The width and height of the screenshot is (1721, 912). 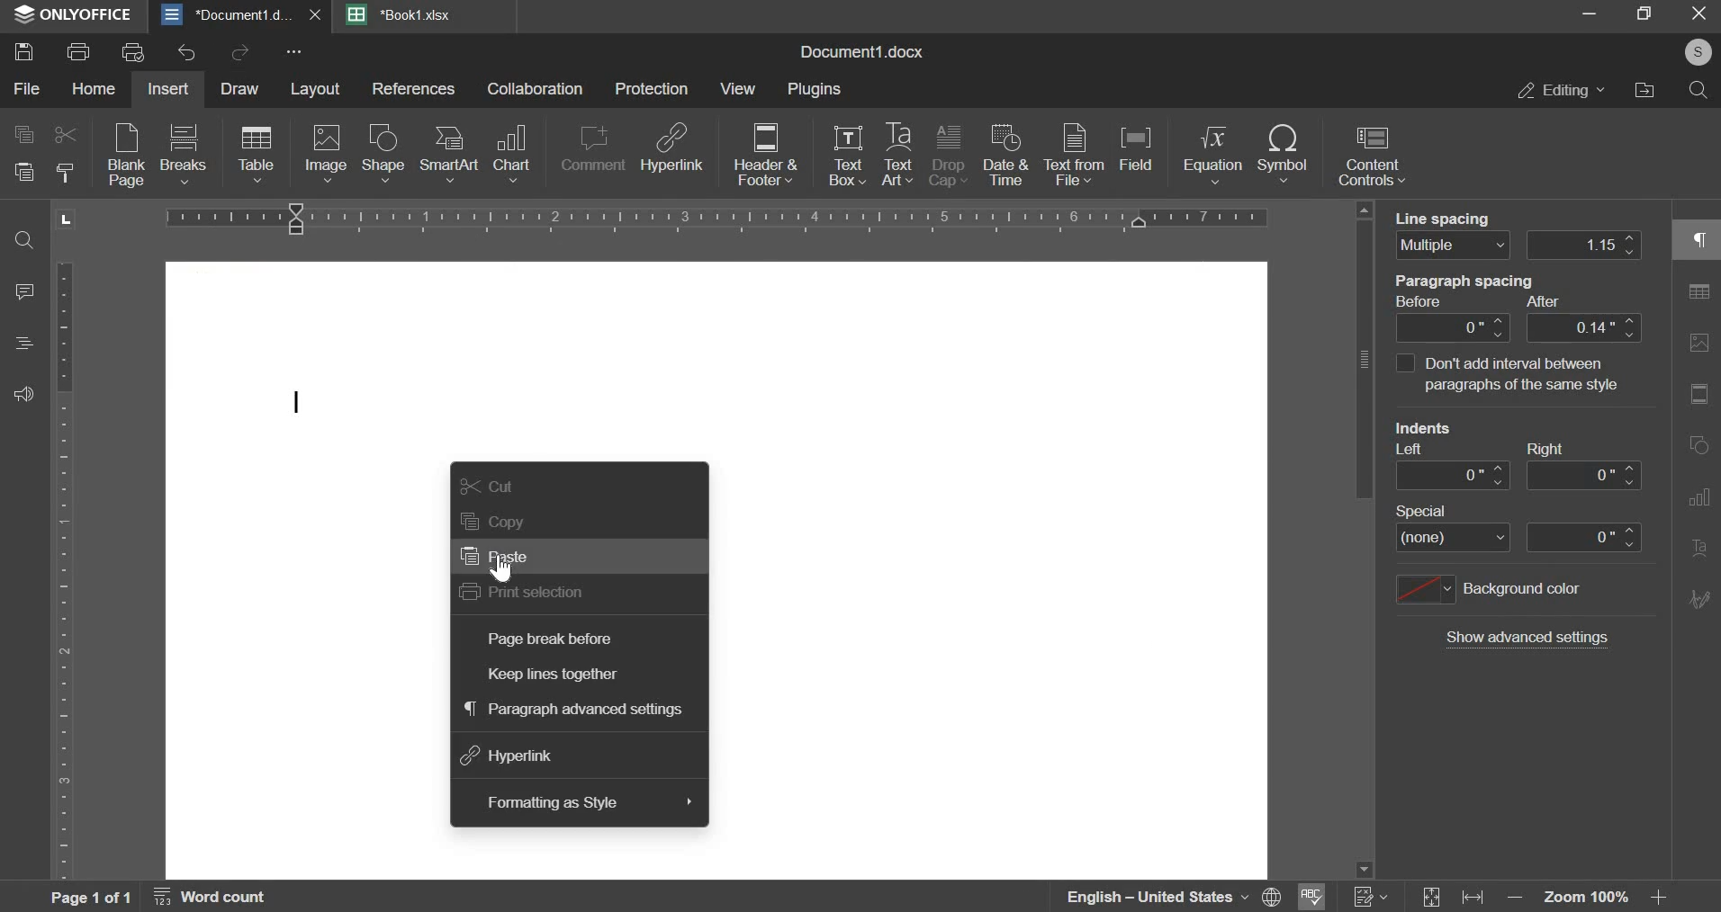 What do you see at coordinates (509, 756) in the screenshot?
I see `hyperlink` at bounding box center [509, 756].